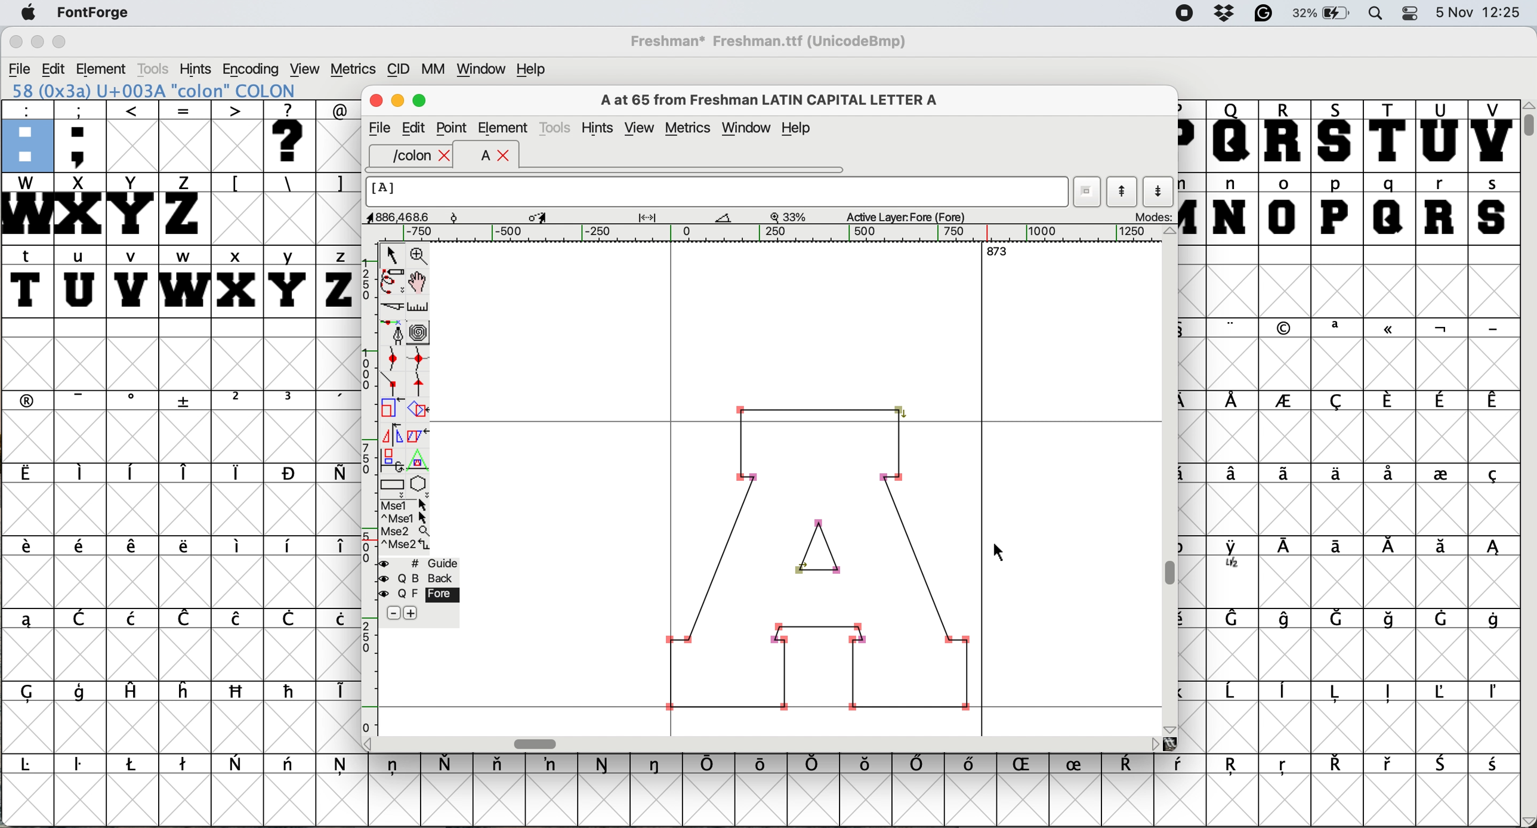 The width and height of the screenshot is (1537, 828). I want to click on <, so click(133, 135).